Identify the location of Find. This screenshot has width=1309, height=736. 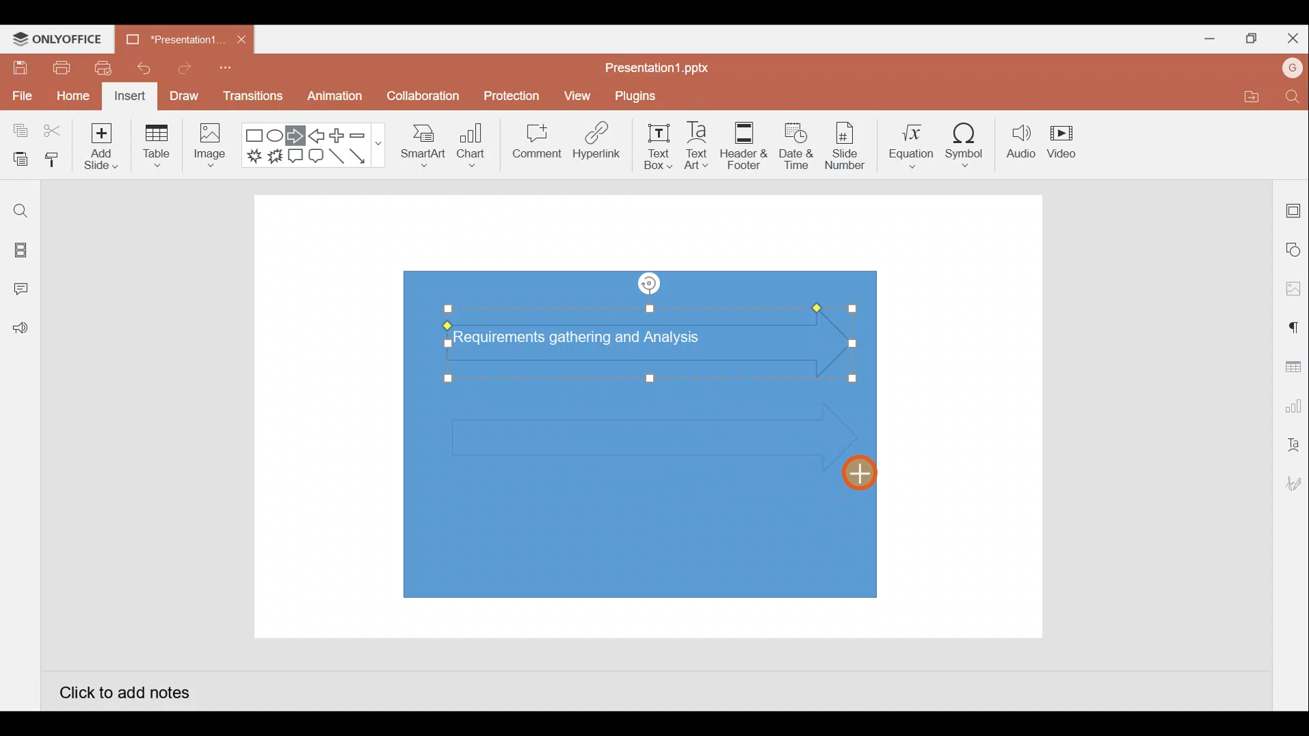
(1294, 96).